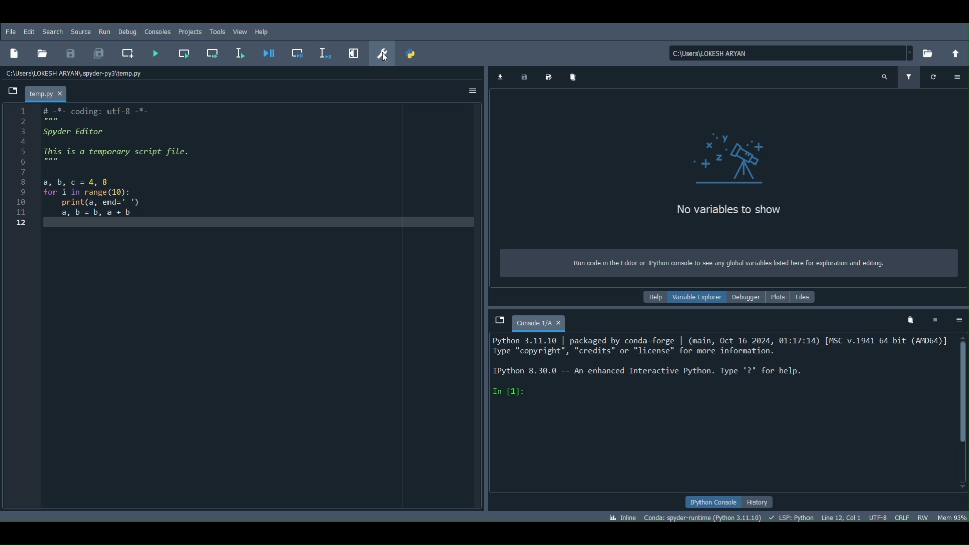 This screenshot has height=545, width=969. What do you see at coordinates (499, 320) in the screenshot?
I see `Browse tabs` at bounding box center [499, 320].